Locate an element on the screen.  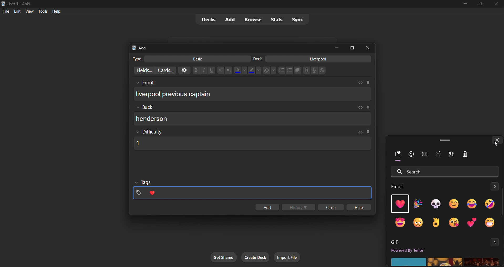
create deck is located at coordinates (256, 258).